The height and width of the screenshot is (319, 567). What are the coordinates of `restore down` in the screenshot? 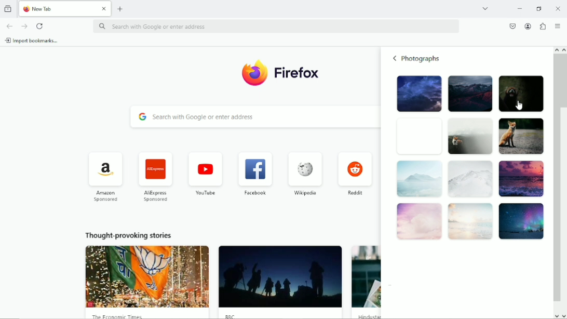 It's located at (540, 8).